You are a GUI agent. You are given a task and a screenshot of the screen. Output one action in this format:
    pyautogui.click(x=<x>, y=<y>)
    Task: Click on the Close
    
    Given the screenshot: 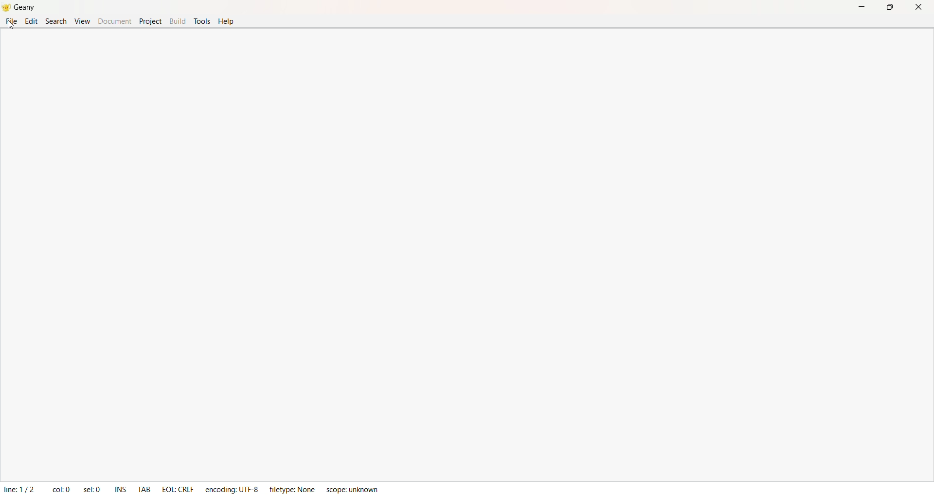 What is the action you would take?
    pyautogui.click(x=921, y=8)
    